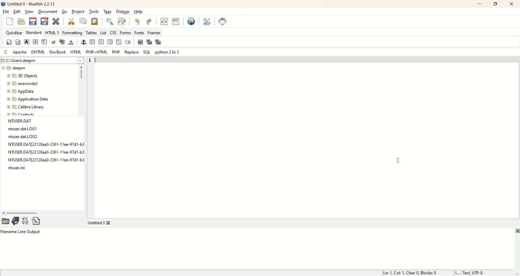 The height and width of the screenshot is (276, 520). I want to click on copy, so click(83, 21).